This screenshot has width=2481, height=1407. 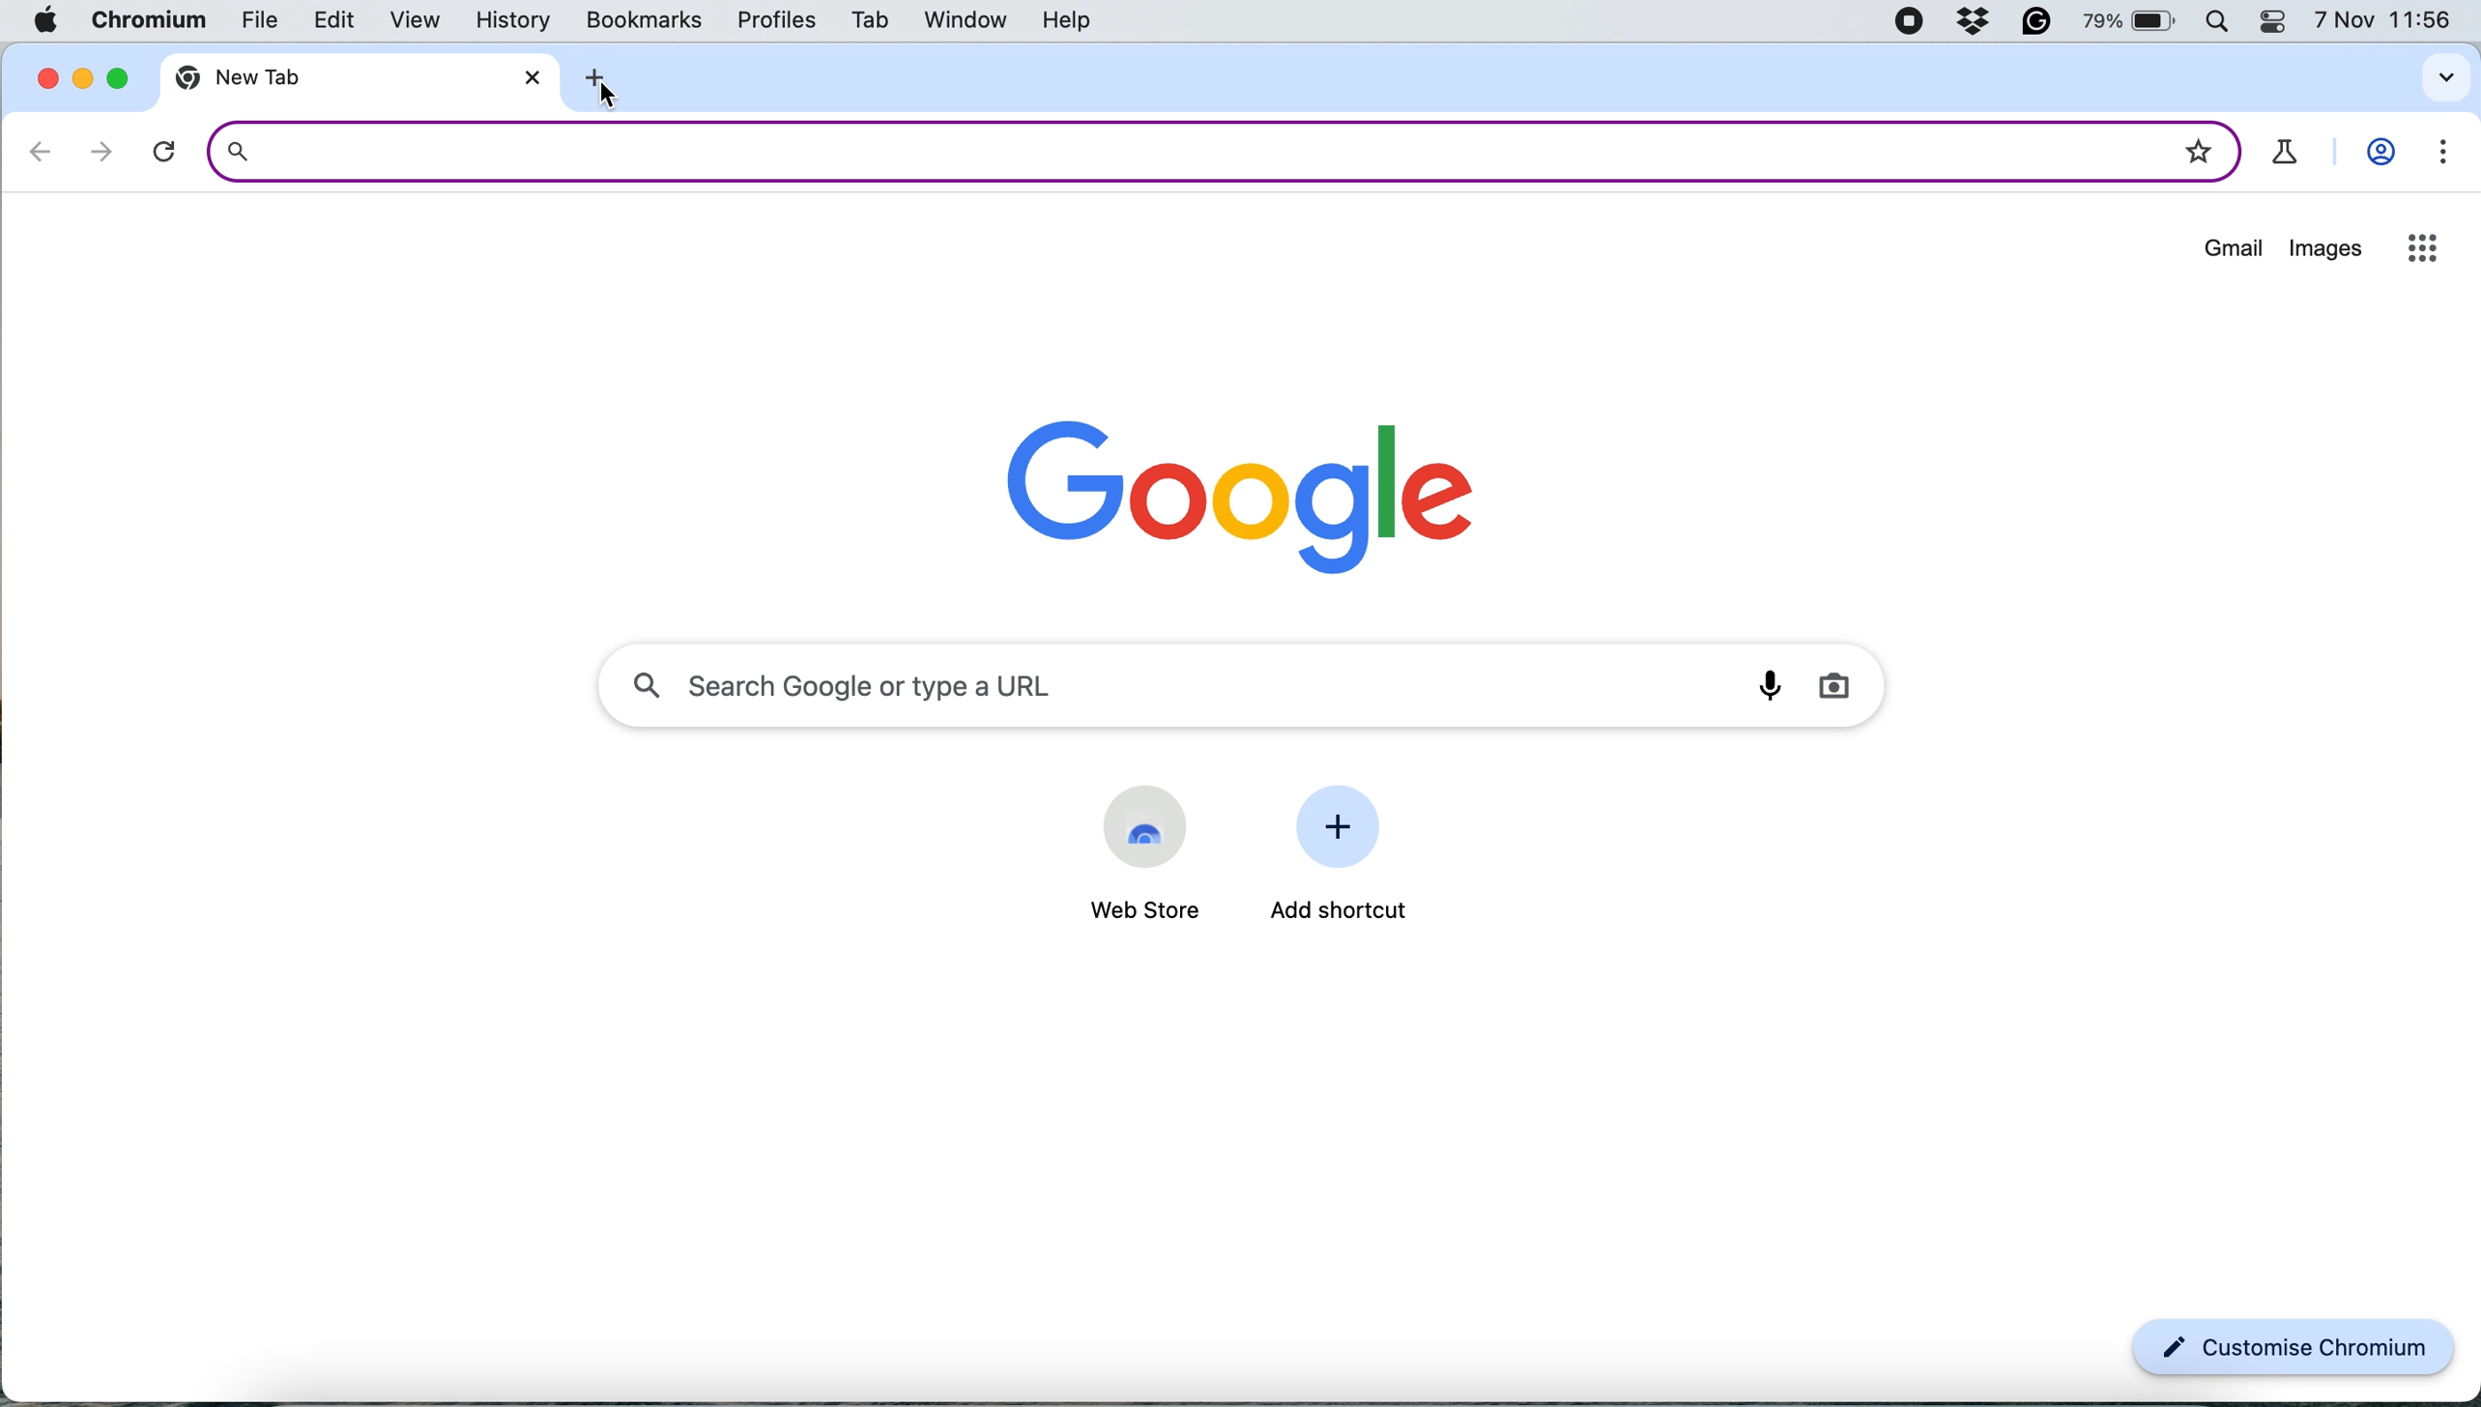 What do you see at coordinates (2420, 247) in the screenshot?
I see `google apps` at bounding box center [2420, 247].